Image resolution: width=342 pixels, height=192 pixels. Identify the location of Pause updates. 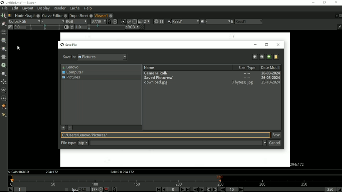
(161, 22).